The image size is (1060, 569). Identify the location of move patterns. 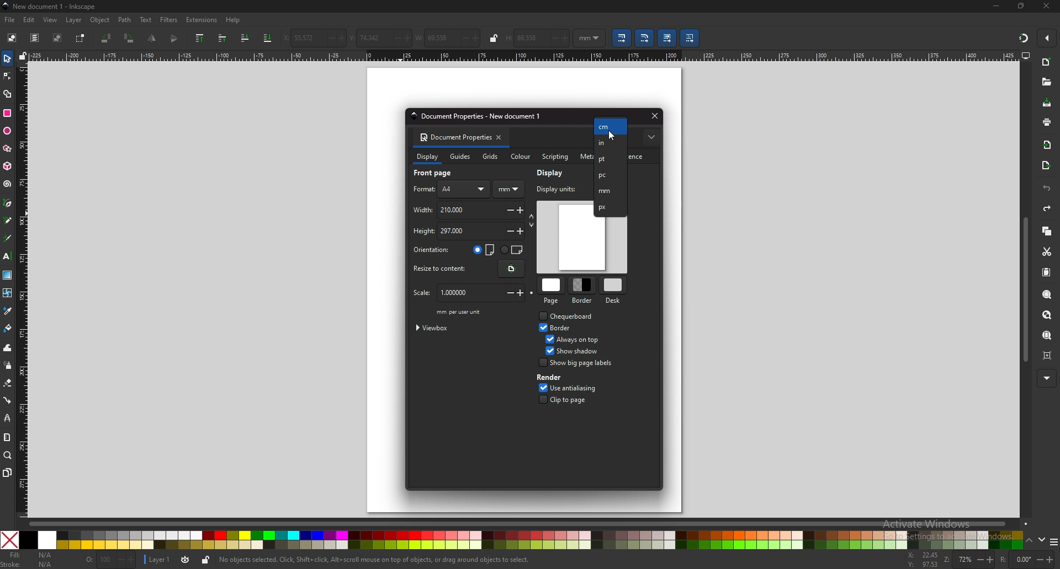
(691, 37).